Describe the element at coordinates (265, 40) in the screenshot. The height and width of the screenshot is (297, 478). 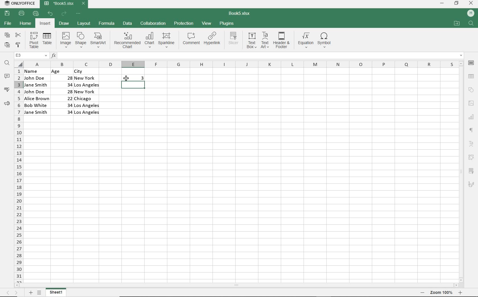
I see `TEXT ART` at that location.